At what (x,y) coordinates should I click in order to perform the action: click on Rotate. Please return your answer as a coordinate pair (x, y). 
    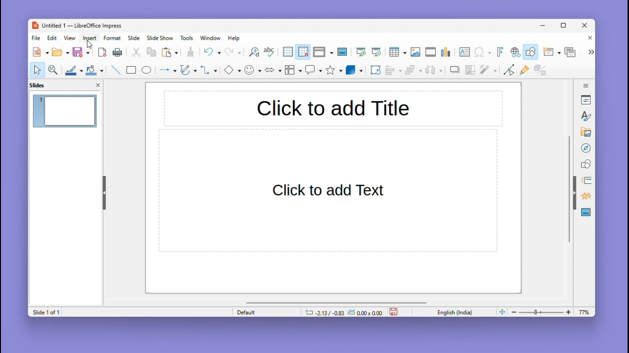
    Looking at the image, I should click on (374, 70).